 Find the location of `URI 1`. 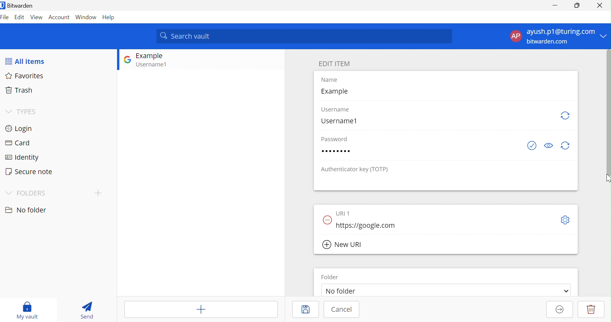

URI 1 is located at coordinates (344, 212).